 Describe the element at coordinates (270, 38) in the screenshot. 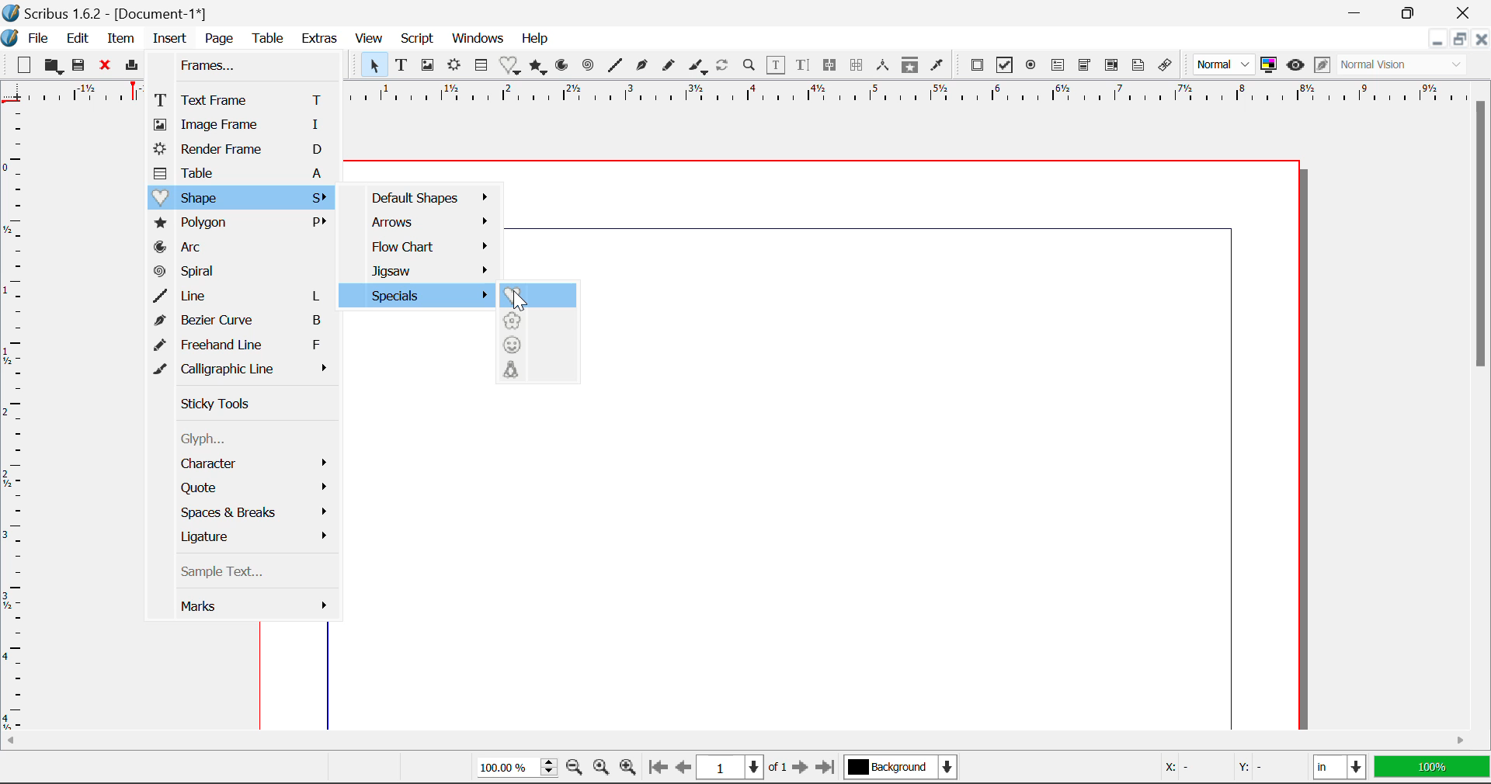

I see `Table` at that location.